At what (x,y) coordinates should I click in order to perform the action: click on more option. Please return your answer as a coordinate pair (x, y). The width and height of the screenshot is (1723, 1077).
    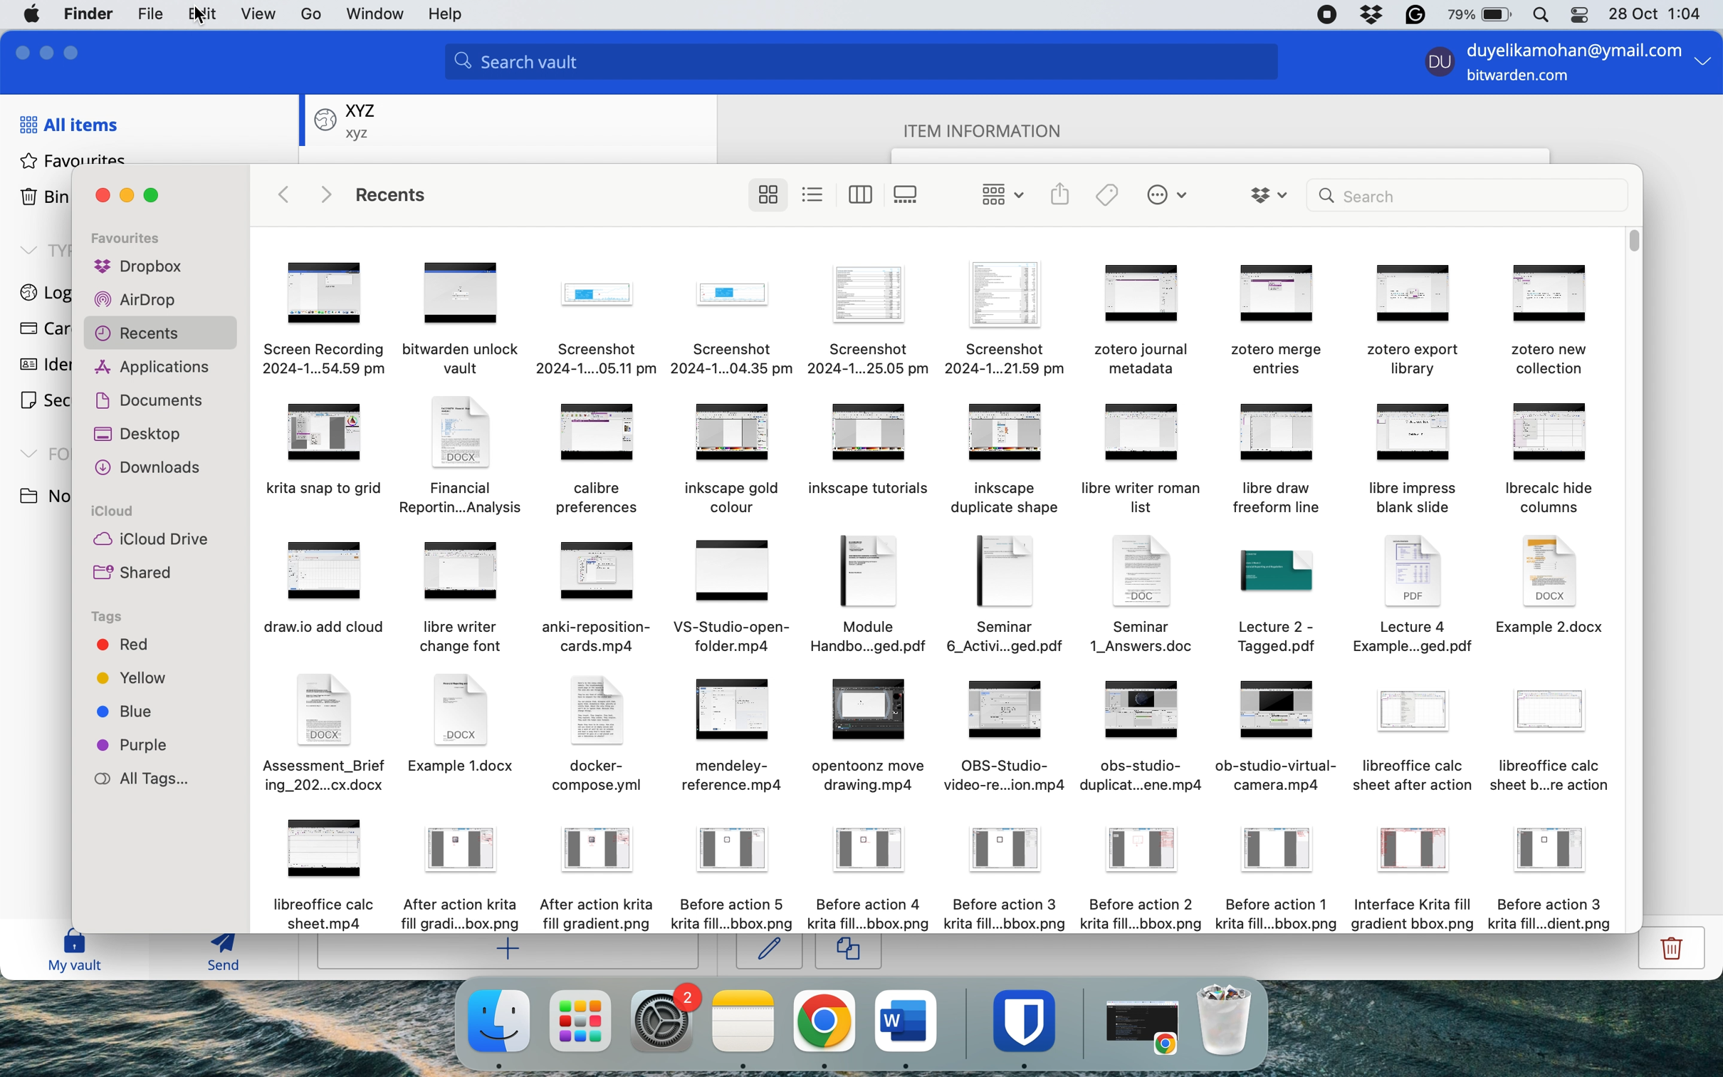
    Looking at the image, I should click on (1703, 65).